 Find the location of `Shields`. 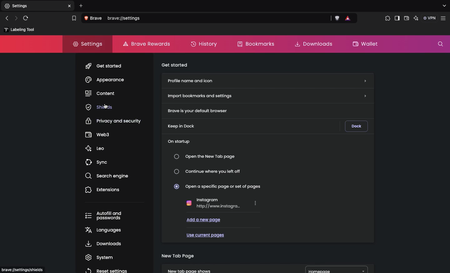

Shields is located at coordinates (101, 108).